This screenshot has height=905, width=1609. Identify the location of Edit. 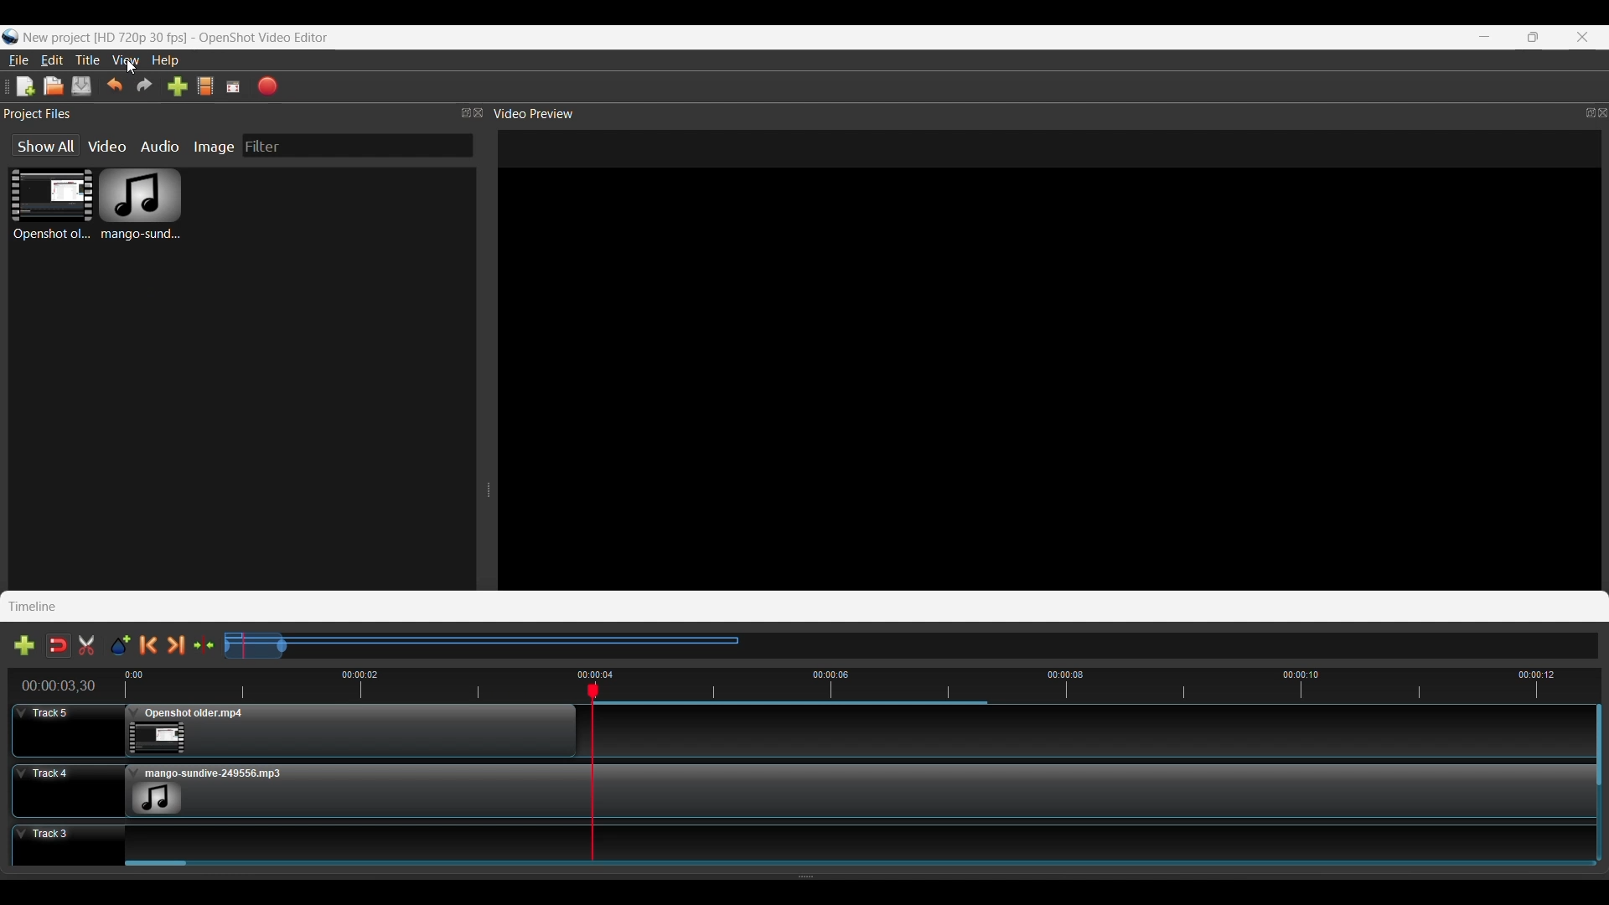
(53, 59).